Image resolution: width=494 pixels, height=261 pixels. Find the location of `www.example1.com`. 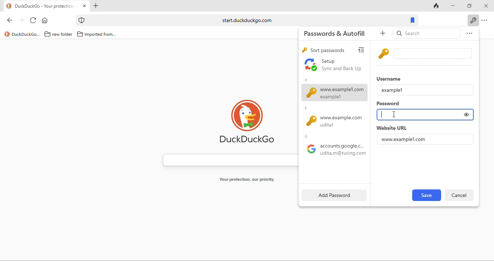

www.example1.com is located at coordinates (405, 139).